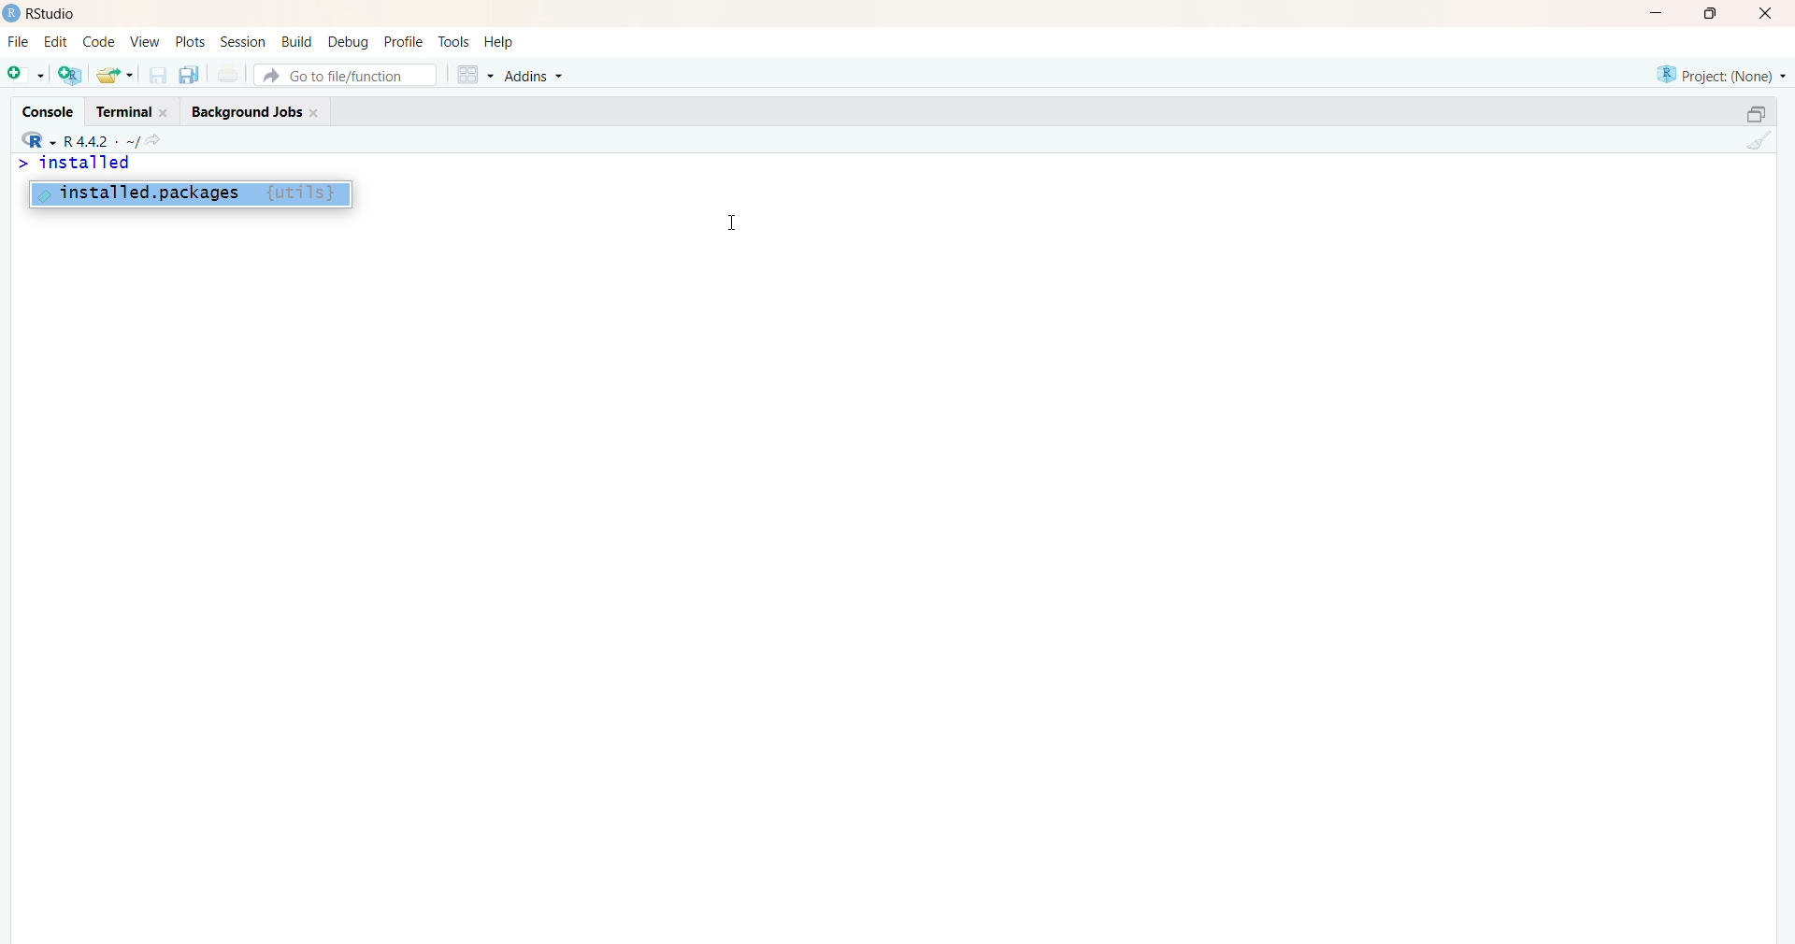  What do you see at coordinates (15, 44) in the screenshot?
I see `File` at bounding box center [15, 44].